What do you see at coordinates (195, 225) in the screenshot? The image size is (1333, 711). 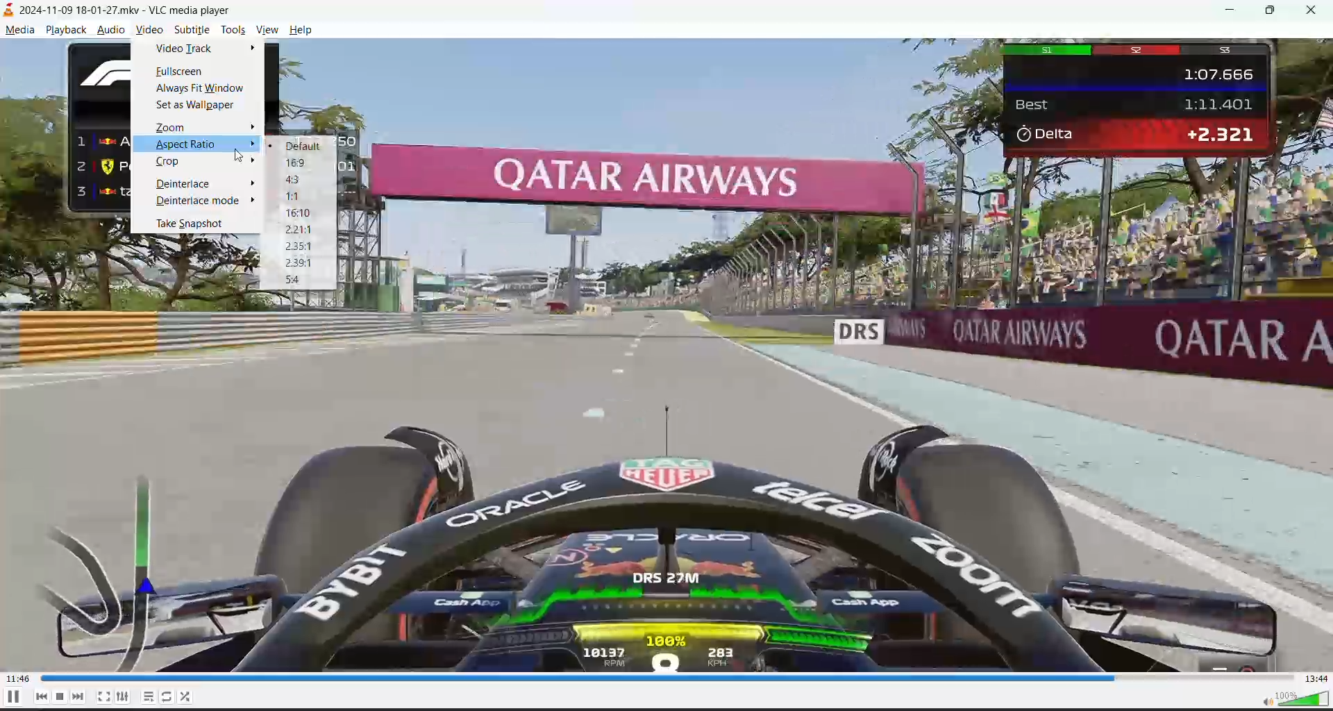 I see `take snapshot` at bounding box center [195, 225].